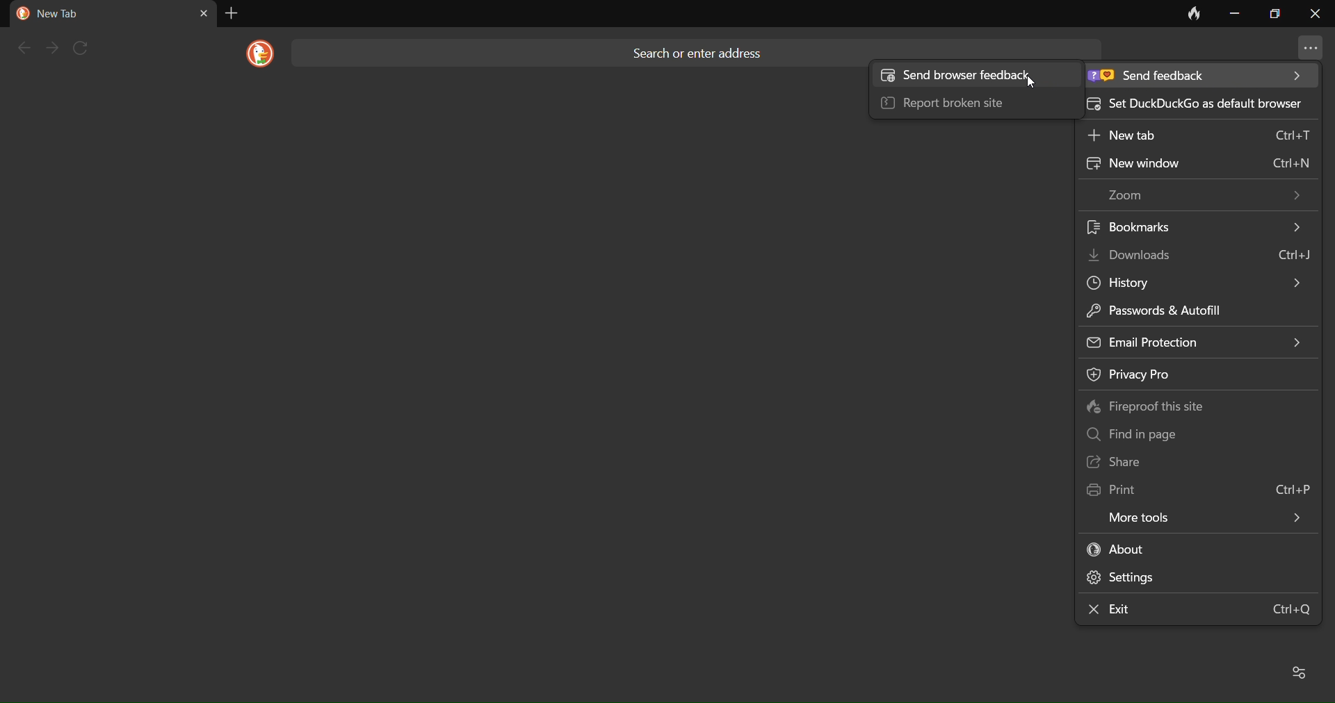 This screenshot has height=703, width=1335. I want to click on add tab, so click(230, 13).